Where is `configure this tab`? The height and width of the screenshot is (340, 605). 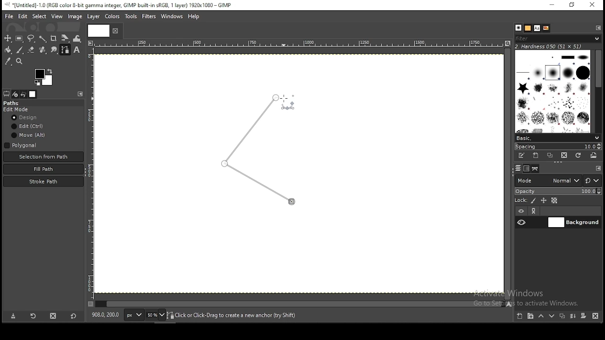
configure this tab is located at coordinates (596, 28).